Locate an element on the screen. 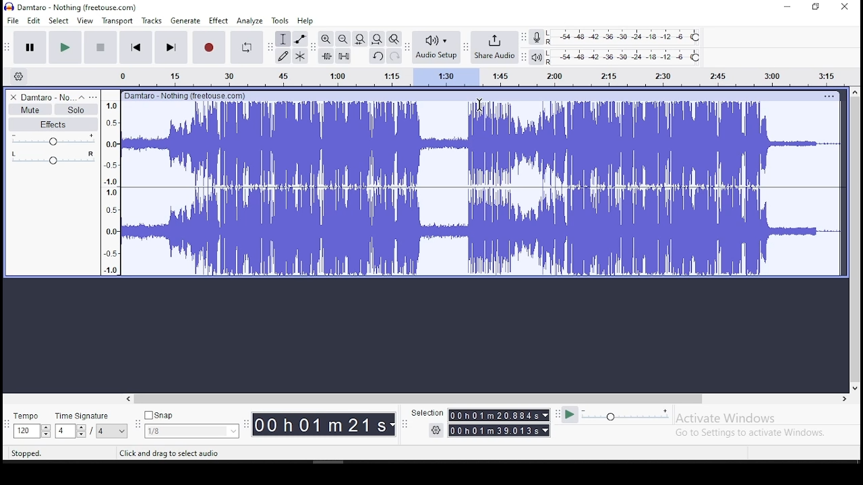 This screenshot has width=863, height=485. tools is located at coordinates (280, 20).